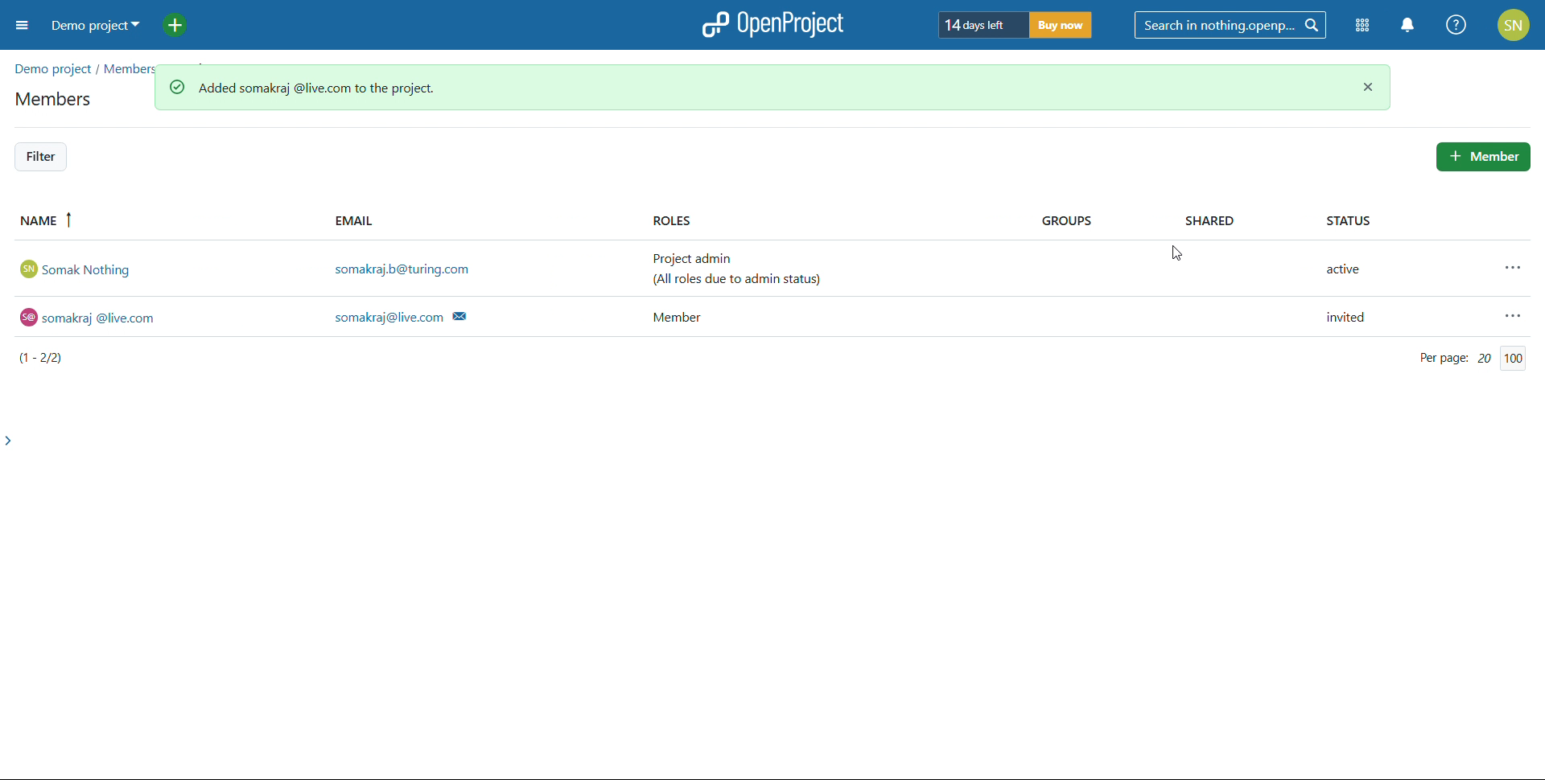 The height and width of the screenshot is (780, 1545). What do you see at coordinates (93, 318) in the screenshot?
I see `© somakraj @live.com` at bounding box center [93, 318].